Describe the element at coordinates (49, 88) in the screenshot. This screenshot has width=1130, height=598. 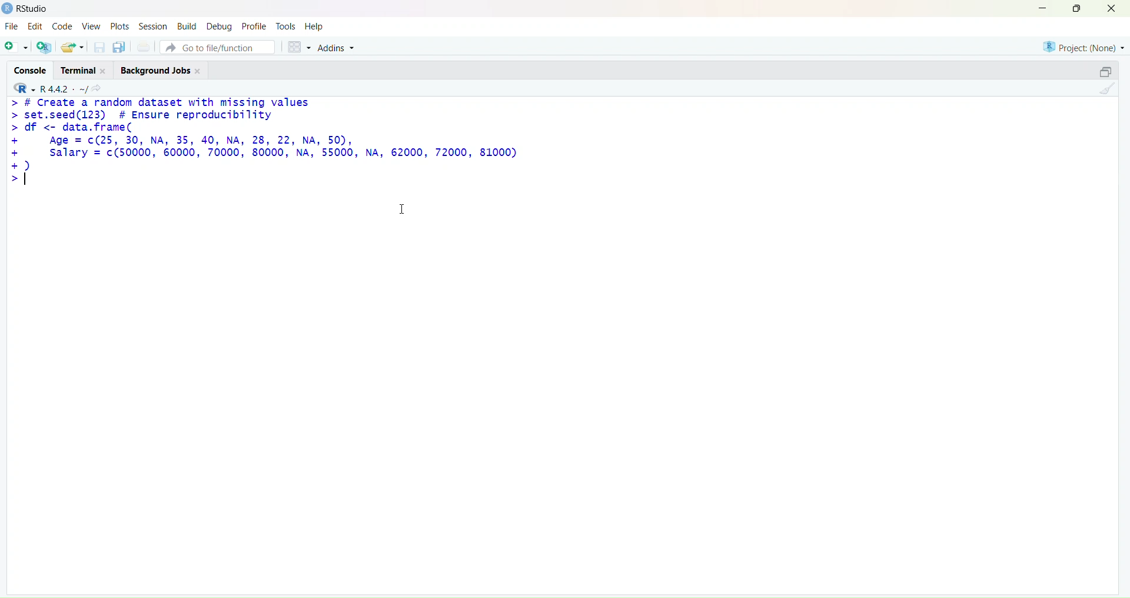
I see `R 4.4.2` at that location.